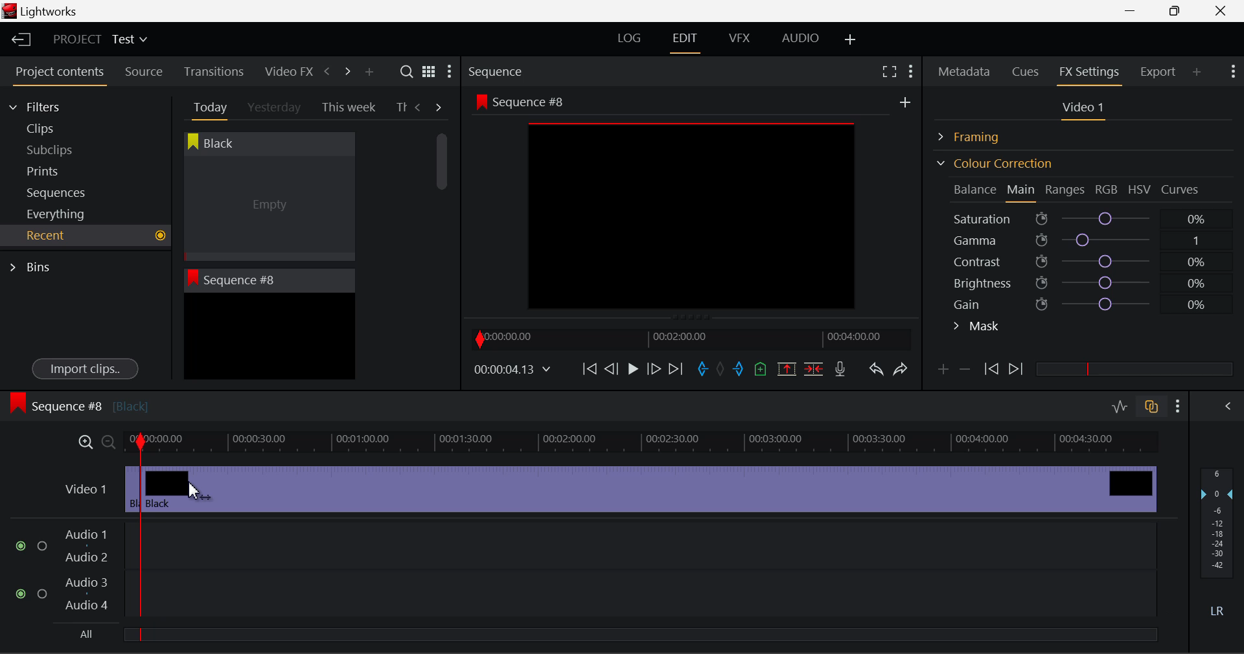 This screenshot has width=1244, height=654. Describe the element at coordinates (61, 168) in the screenshot. I see `Prints` at that location.